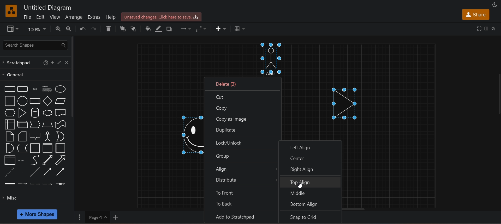  I want to click on distribute, so click(241, 182).